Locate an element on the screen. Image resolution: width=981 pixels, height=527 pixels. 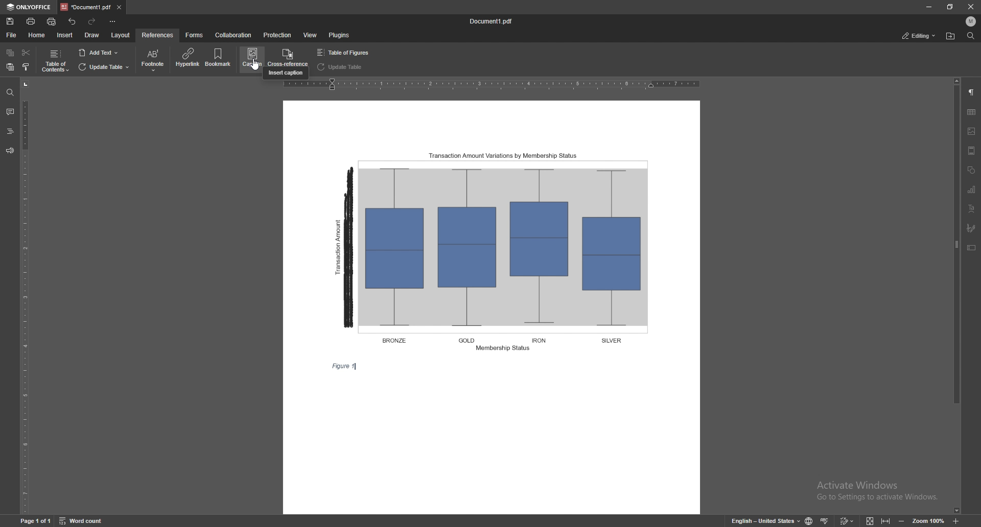
onlyoffice is located at coordinates (30, 7).